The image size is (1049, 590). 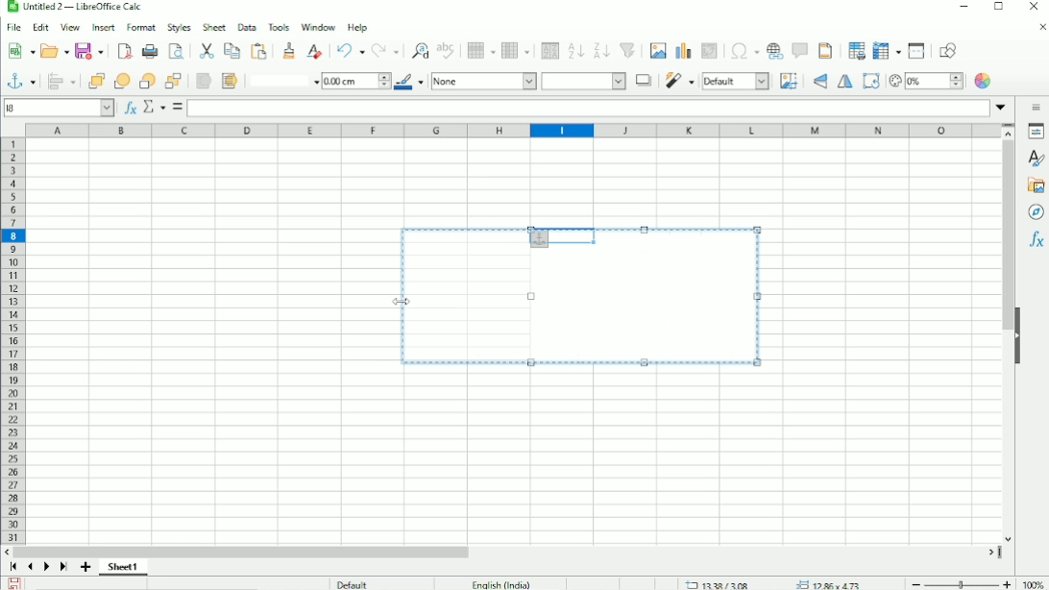 What do you see at coordinates (1004, 107) in the screenshot?
I see `Expand formula bar` at bounding box center [1004, 107].